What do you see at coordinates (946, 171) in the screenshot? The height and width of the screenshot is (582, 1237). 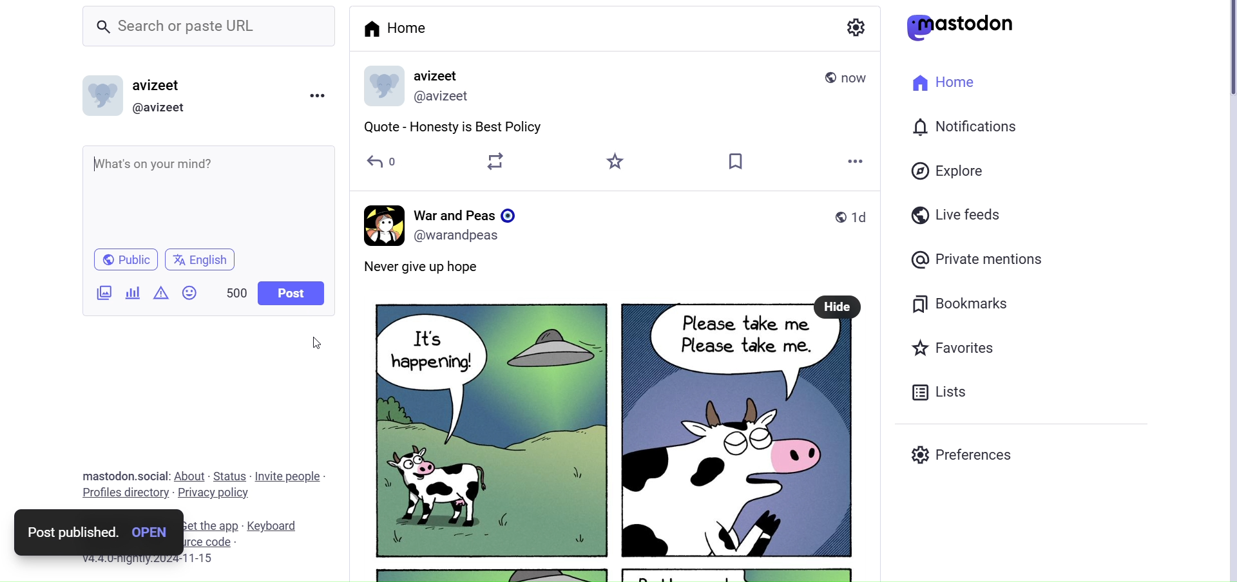 I see `Explore` at bounding box center [946, 171].